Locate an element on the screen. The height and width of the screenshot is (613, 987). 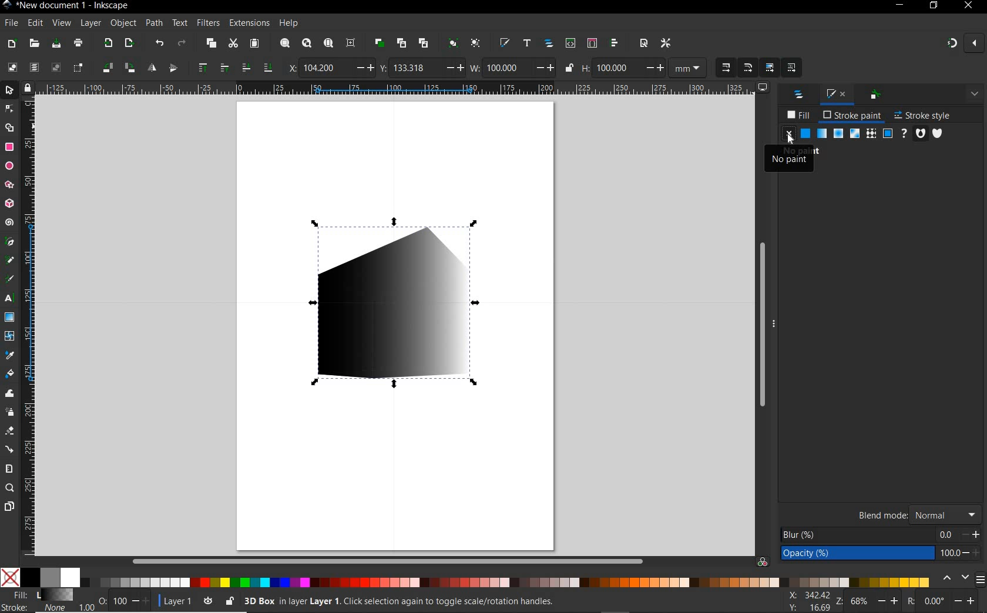
increase/decrease is located at coordinates (653, 67).